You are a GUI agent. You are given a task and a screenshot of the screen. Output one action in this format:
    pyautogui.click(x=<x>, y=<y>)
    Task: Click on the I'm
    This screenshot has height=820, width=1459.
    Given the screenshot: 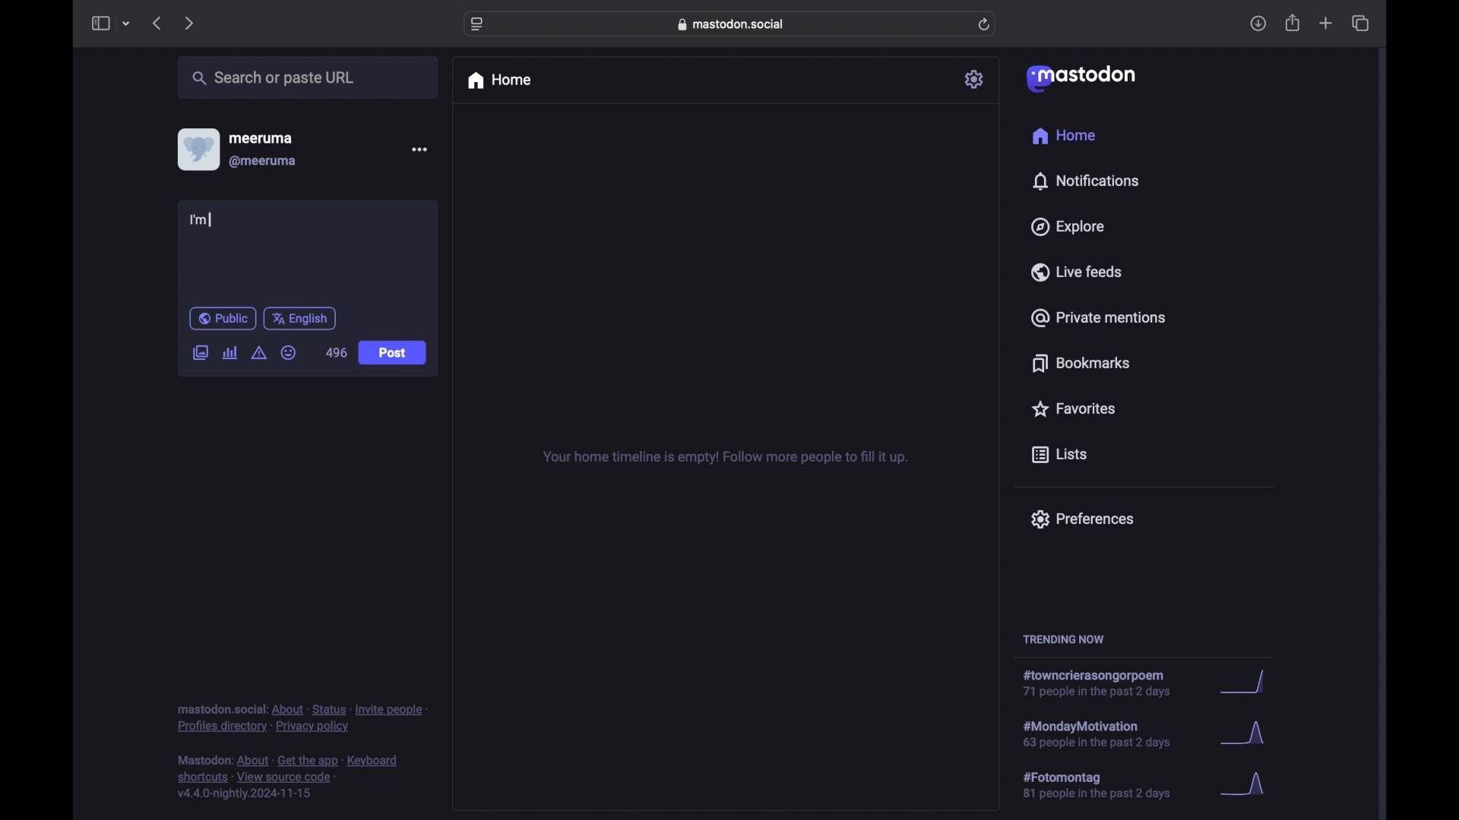 What is the action you would take?
    pyautogui.click(x=202, y=220)
    